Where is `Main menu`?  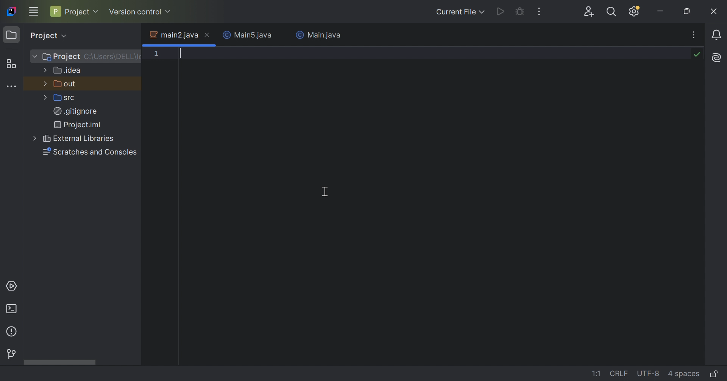
Main menu is located at coordinates (34, 11).